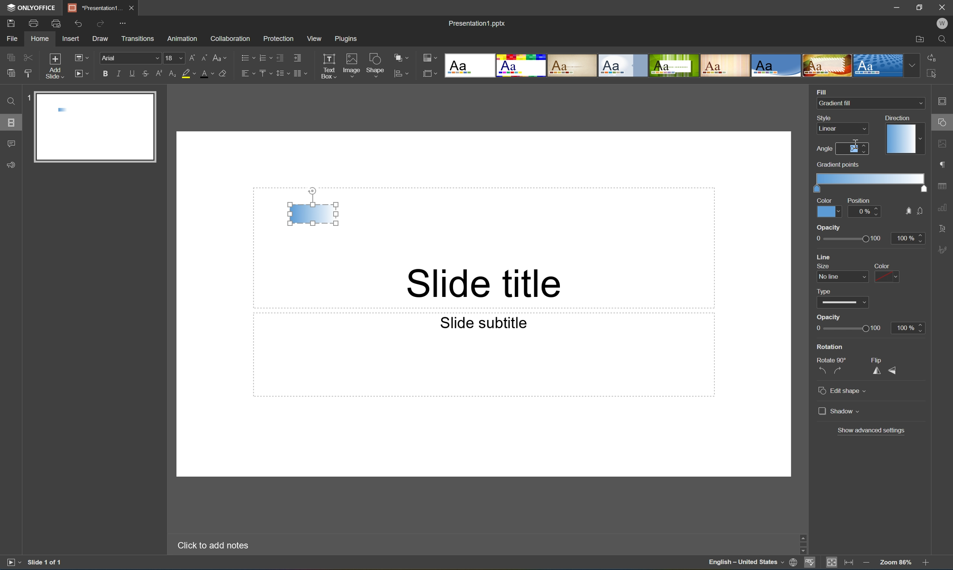 Image resolution: width=953 pixels, height=570 pixels. What do you see at coordinates (829, 227) in the screenshot?
I see `opacity` at bounding box center [829, 227].